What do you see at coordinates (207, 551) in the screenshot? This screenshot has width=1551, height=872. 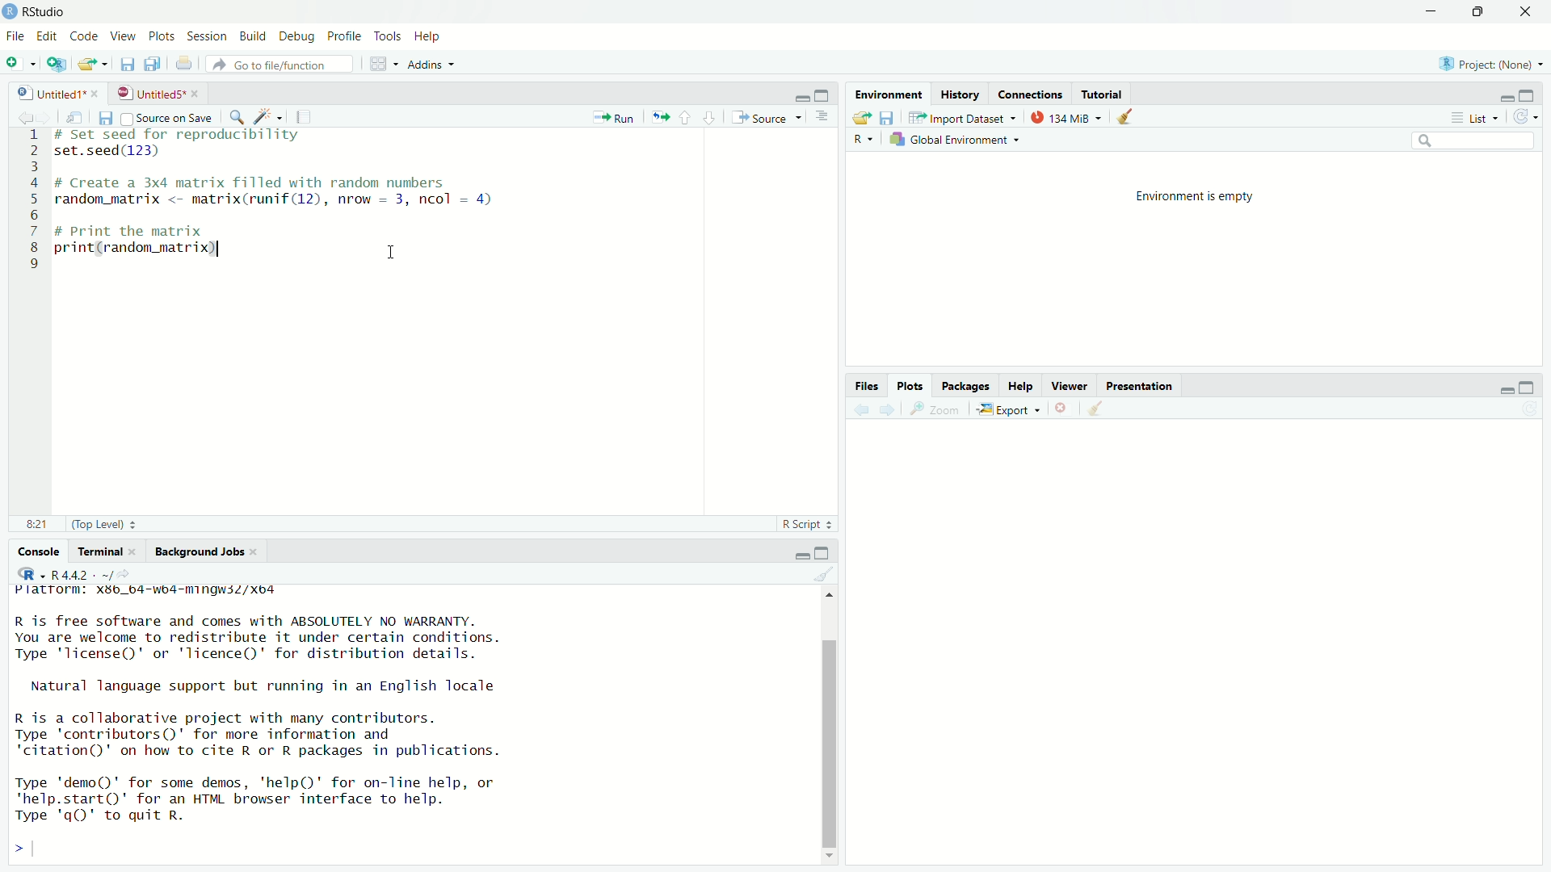 I see `Background Jobs` at bounding box center [207, 551].